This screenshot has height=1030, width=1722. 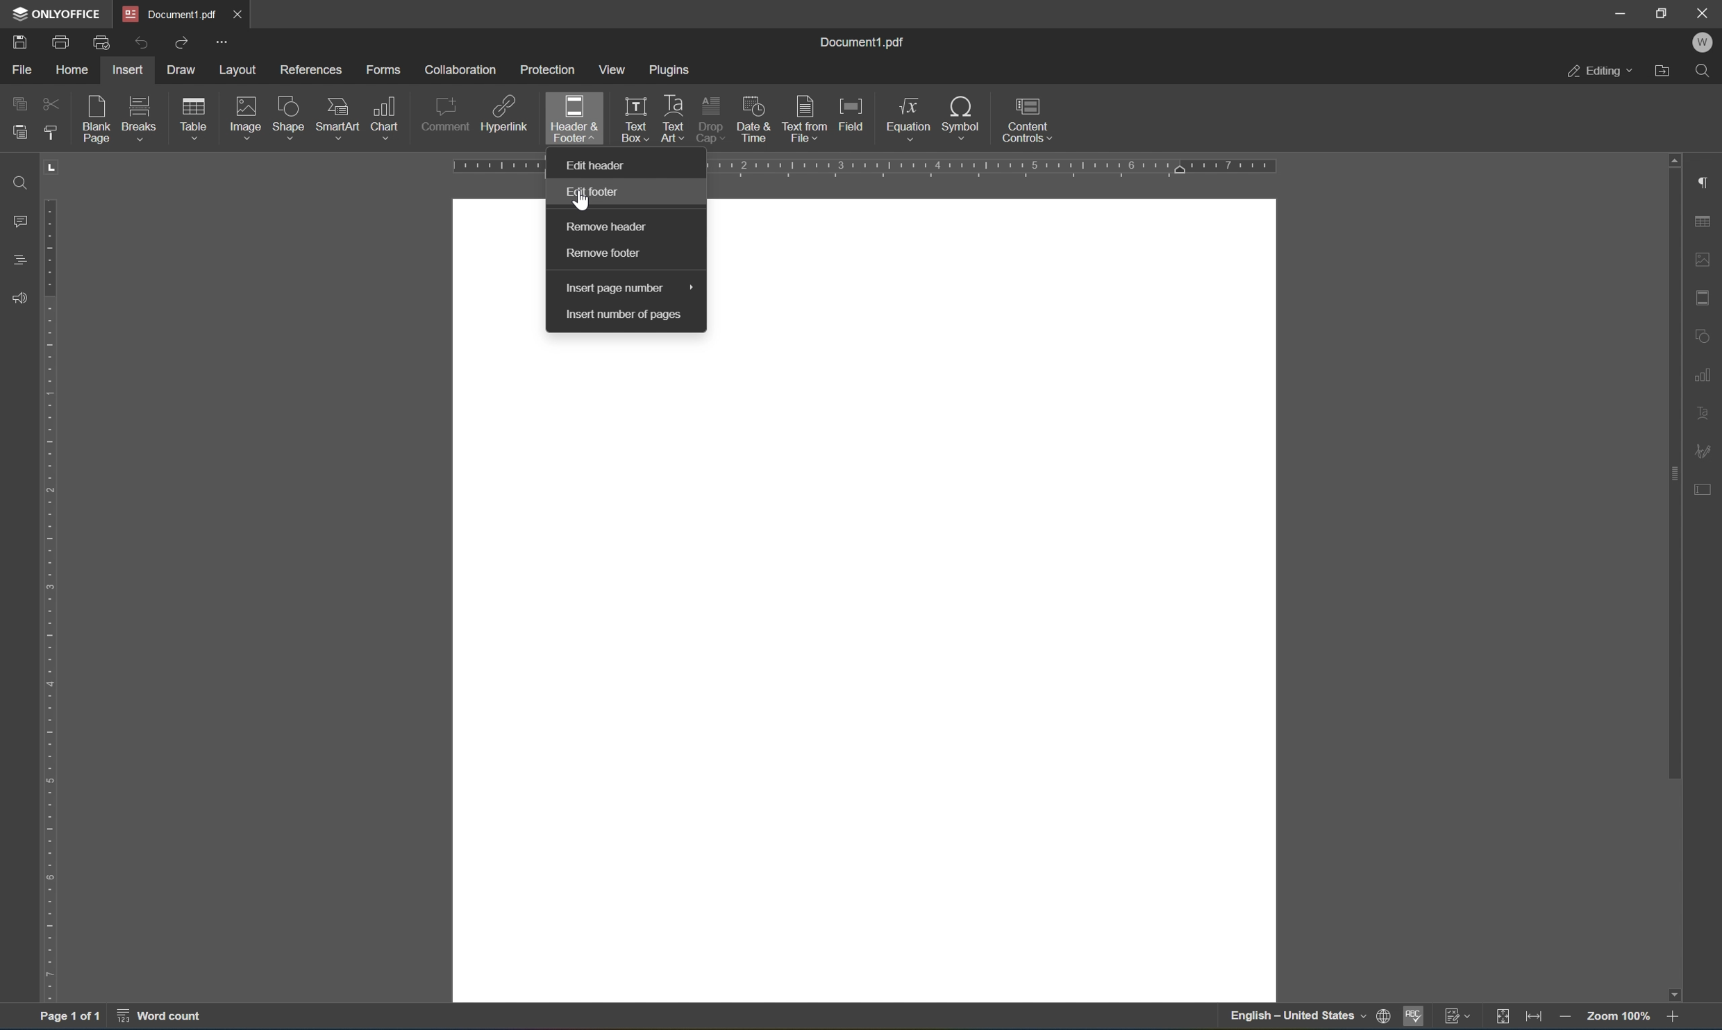 What do you see at coordinates (1706, 413) in the screenshot?
I see `text art settings` at bounding box center [1706, 413].